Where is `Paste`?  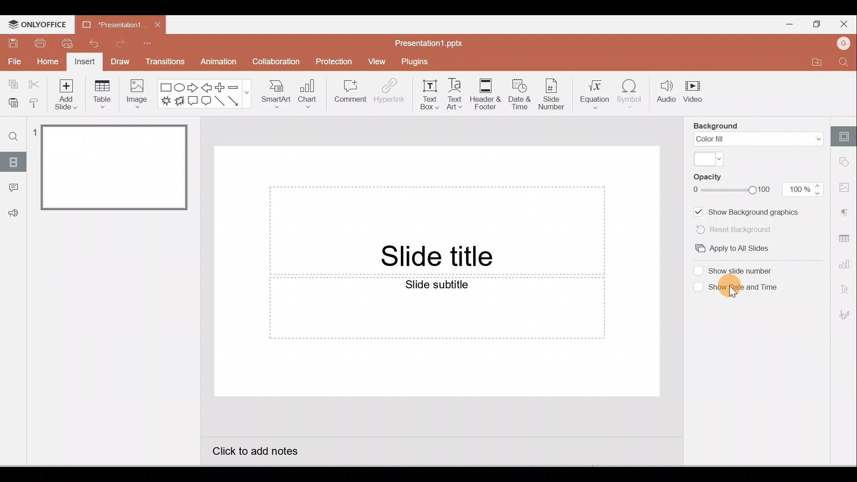
Paste is located at coordinates (11, 101).